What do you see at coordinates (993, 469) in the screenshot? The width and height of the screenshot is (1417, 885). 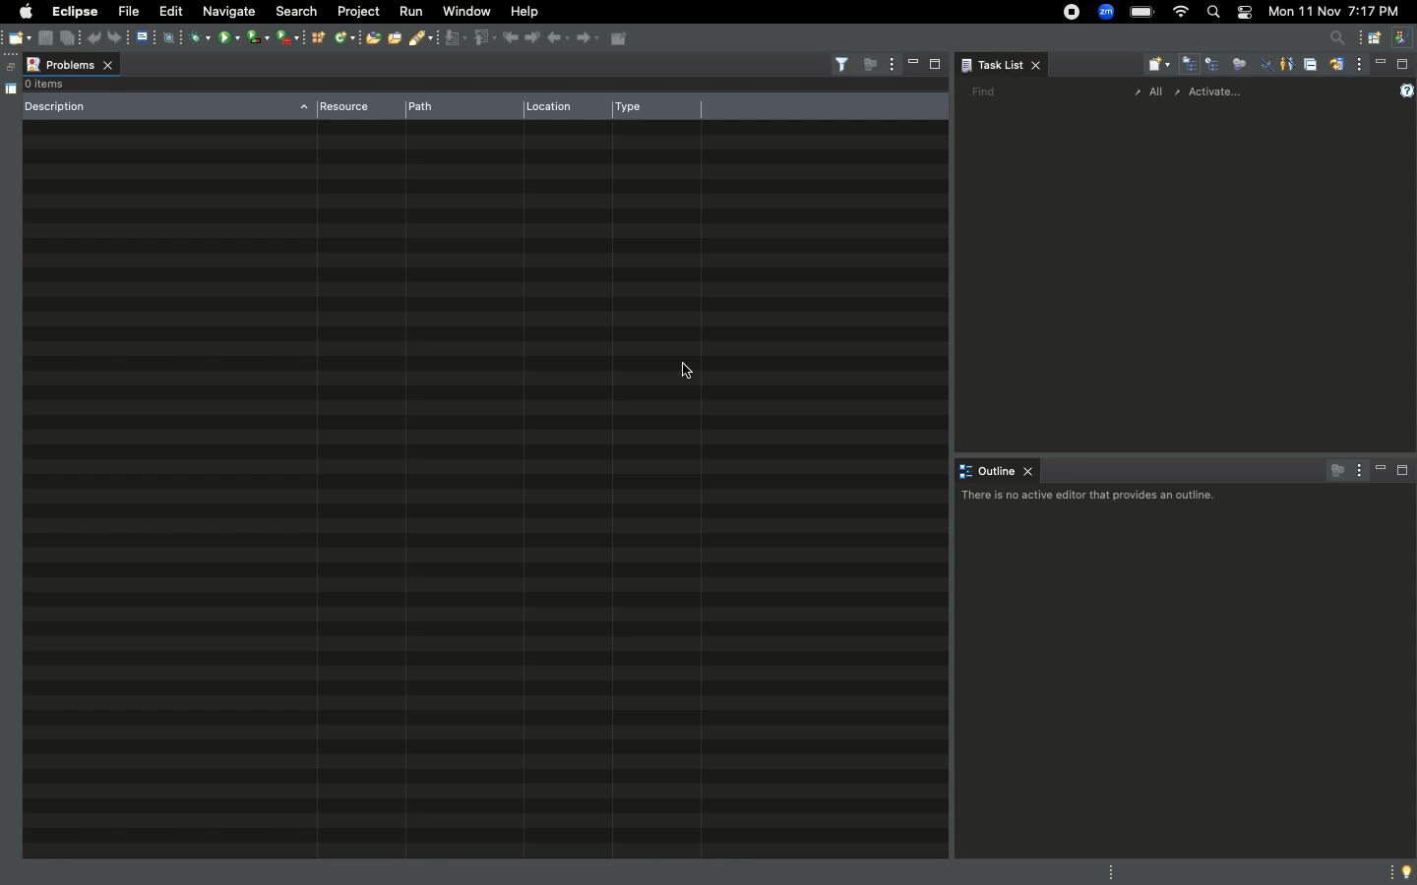 I see `outline` at bounding box center [993, 469].